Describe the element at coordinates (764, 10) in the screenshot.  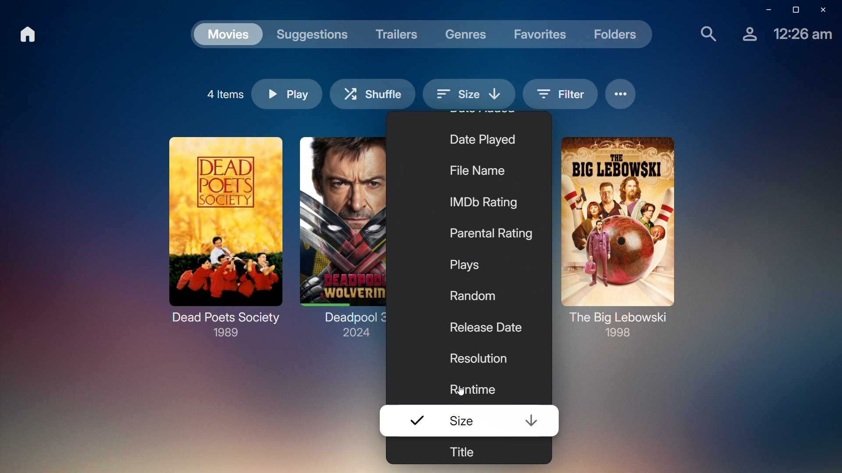
I see `Minimize` at that location.